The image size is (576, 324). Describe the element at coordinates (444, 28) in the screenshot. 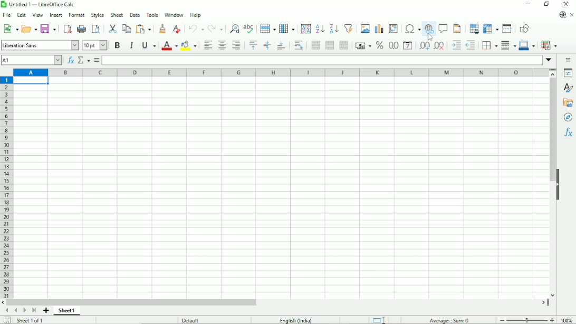

I see `Insert comment` at that location.